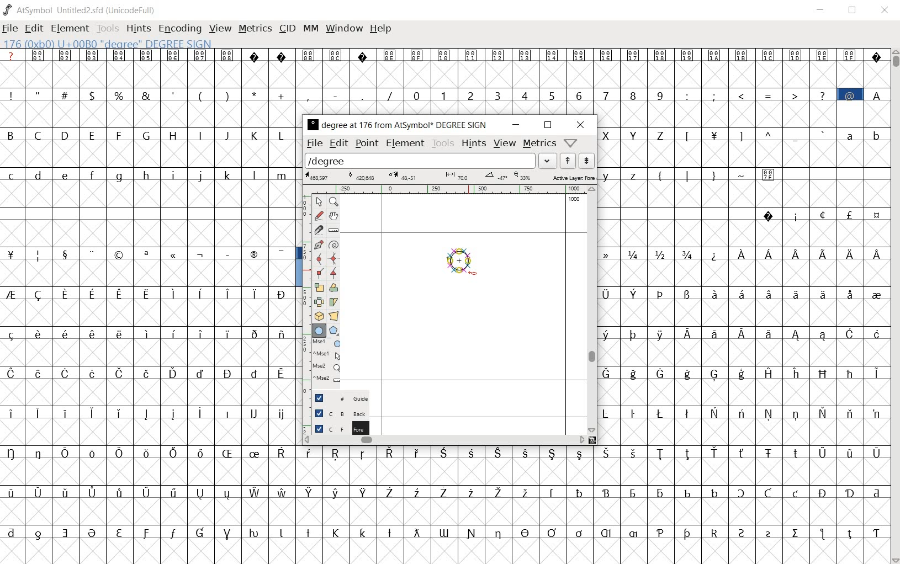 The width and height of the screenshot is (900, 564). Describe the element at coordinates (743, 411) in the screenshot. I see `special letters` at that location.